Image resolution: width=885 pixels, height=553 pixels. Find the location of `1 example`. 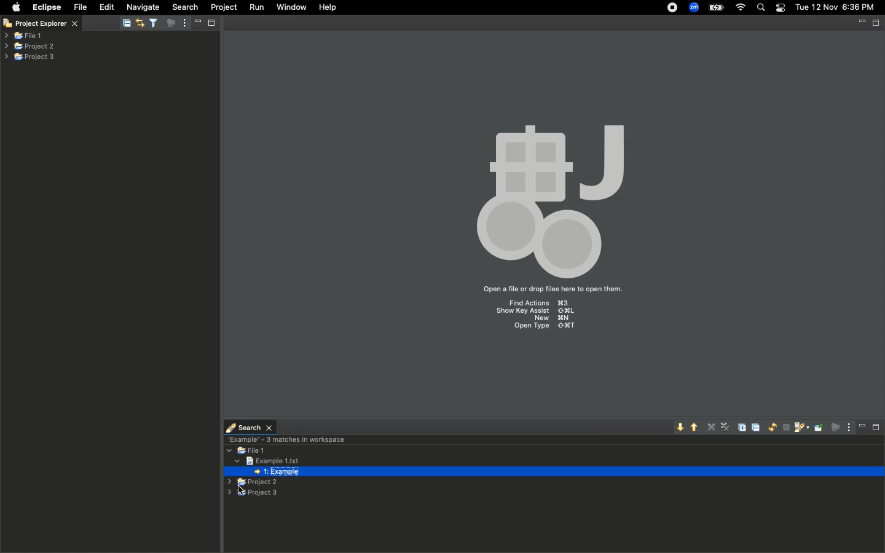

1 example is located at coordinates (278, 473).